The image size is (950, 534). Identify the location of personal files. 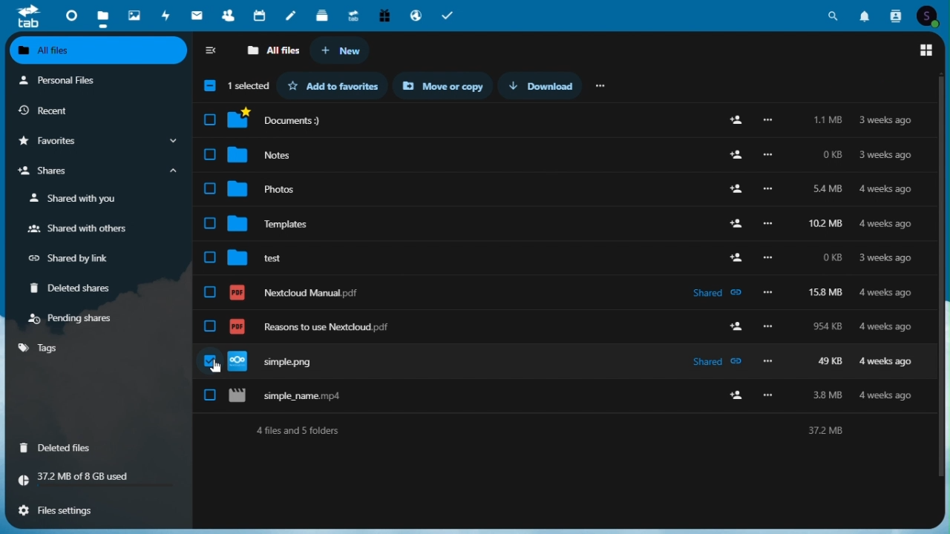
(89, 82).